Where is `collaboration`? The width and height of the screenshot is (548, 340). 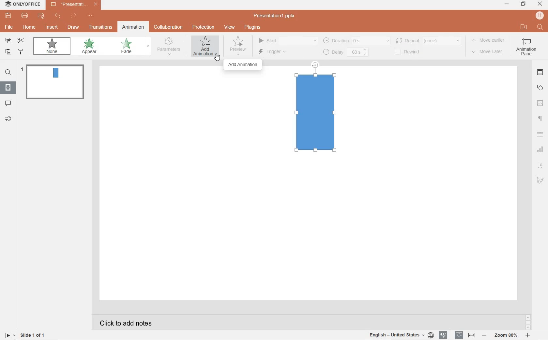 collaboration is located at coordinates (169, 27).